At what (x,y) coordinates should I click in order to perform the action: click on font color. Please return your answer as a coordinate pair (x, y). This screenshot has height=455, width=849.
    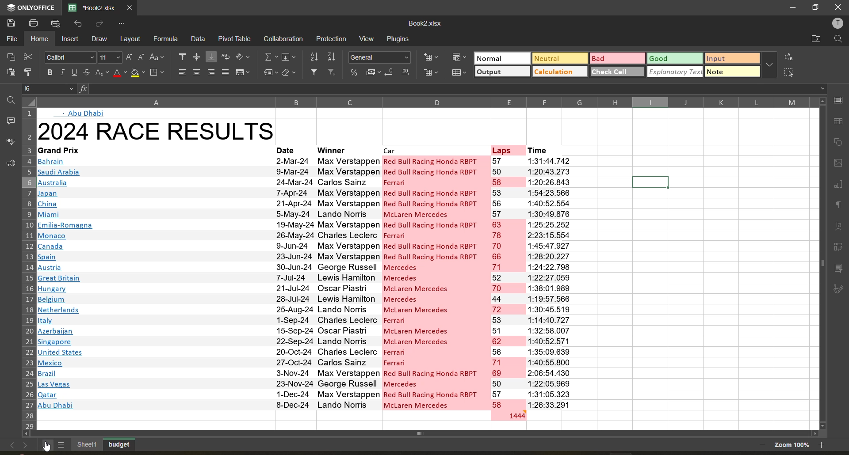
    Looking at the image, I should click on (119, 75).